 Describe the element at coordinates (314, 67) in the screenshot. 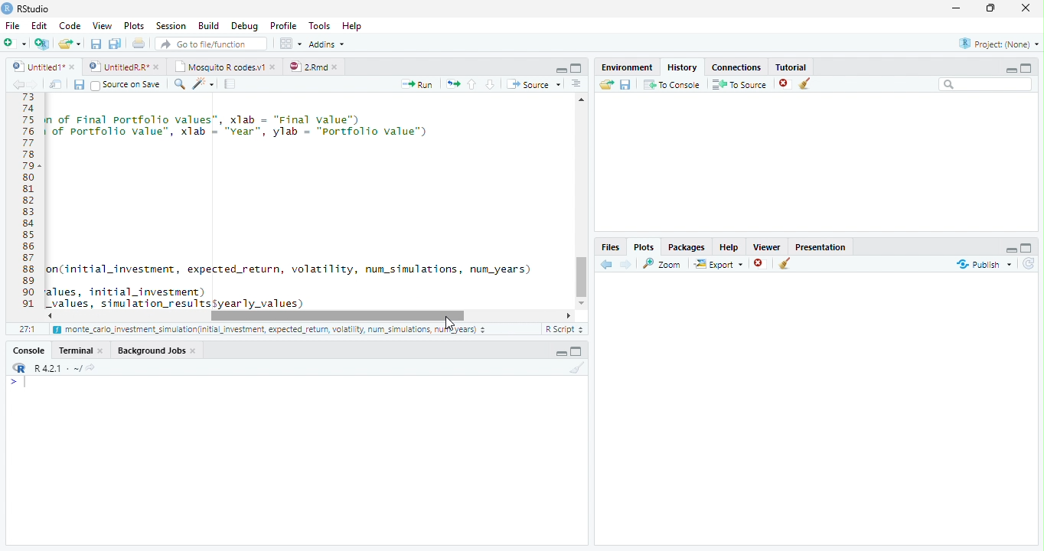

I see `2.Rmd` at that location.